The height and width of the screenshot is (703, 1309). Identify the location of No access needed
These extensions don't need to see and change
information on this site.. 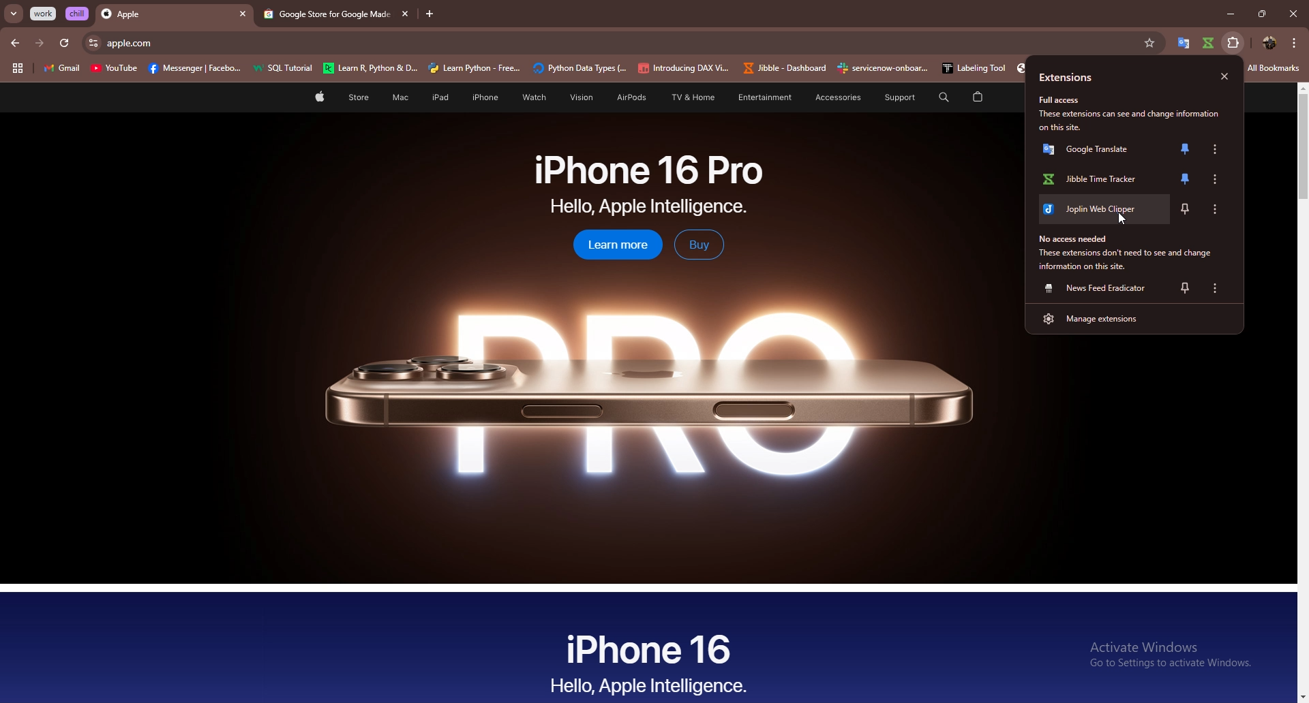
(1132, 253).